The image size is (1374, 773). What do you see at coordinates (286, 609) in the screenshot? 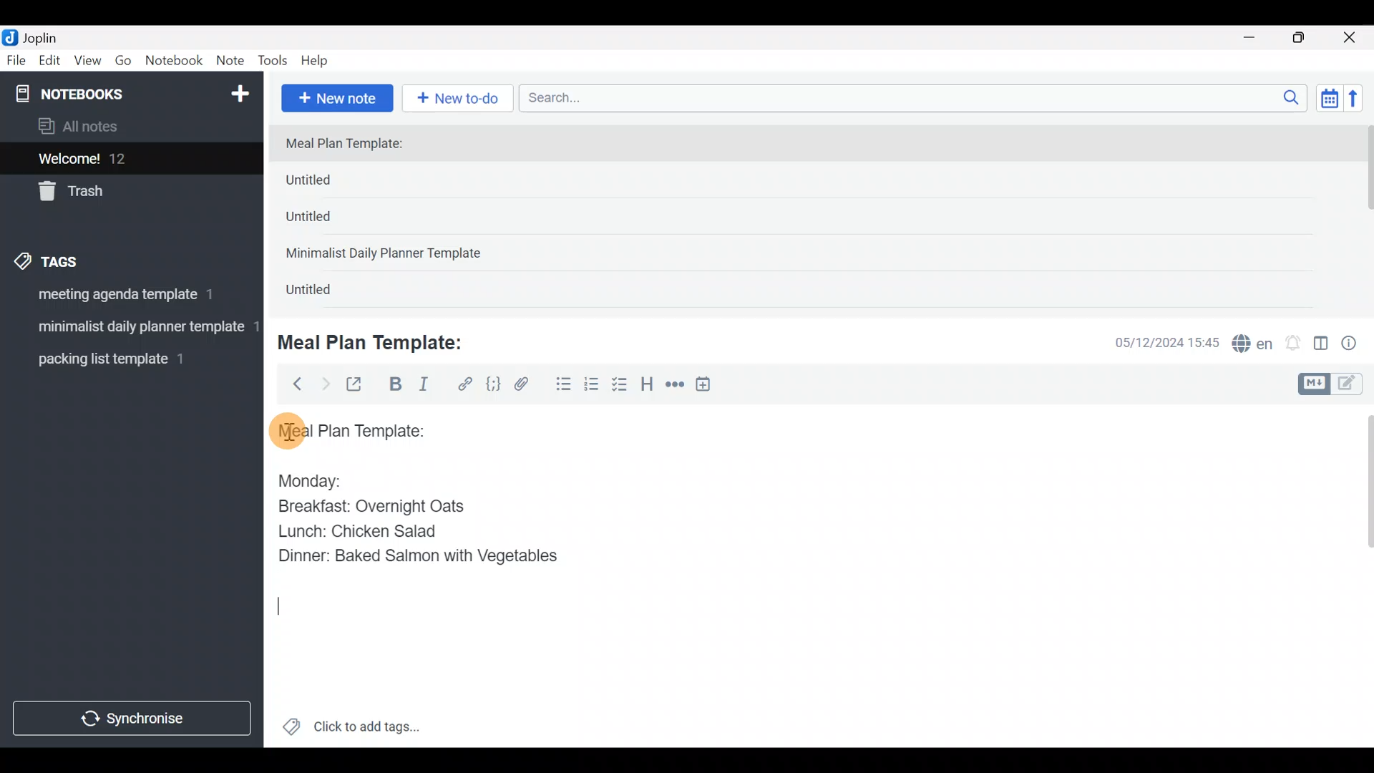
I see `text Cursor` at bounding box center [286, 609].